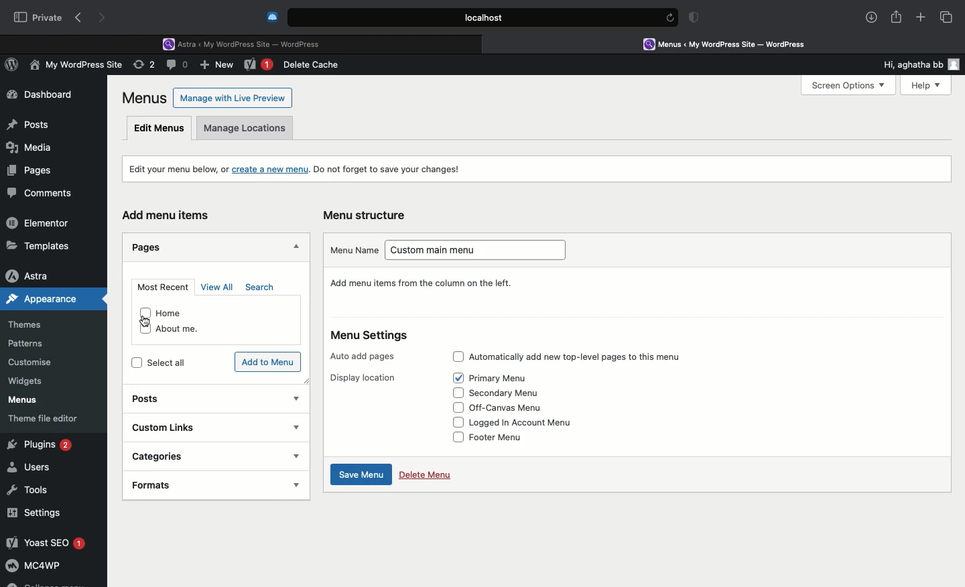  I want to click on Edit menus, so click(160, 127).